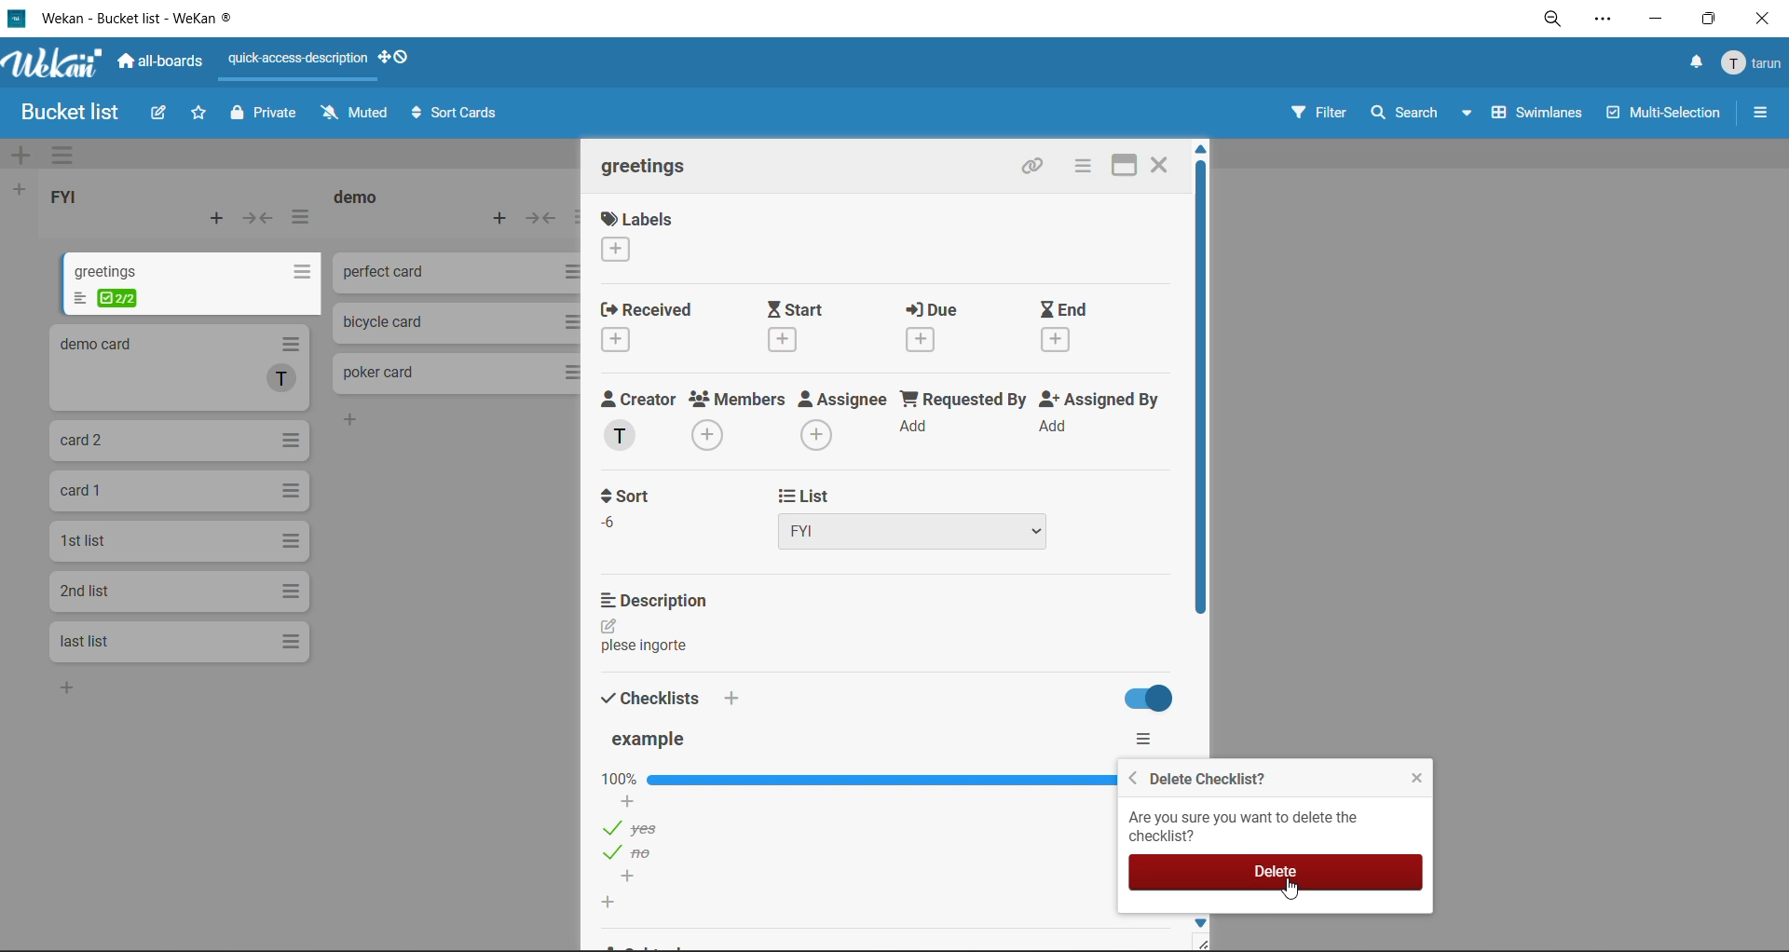 This screenshot has height=952, width=1789. What do you see at coordinates (1088, 419) in the screenshot?
I see `assigned by` at bounding box center [1088, 419].